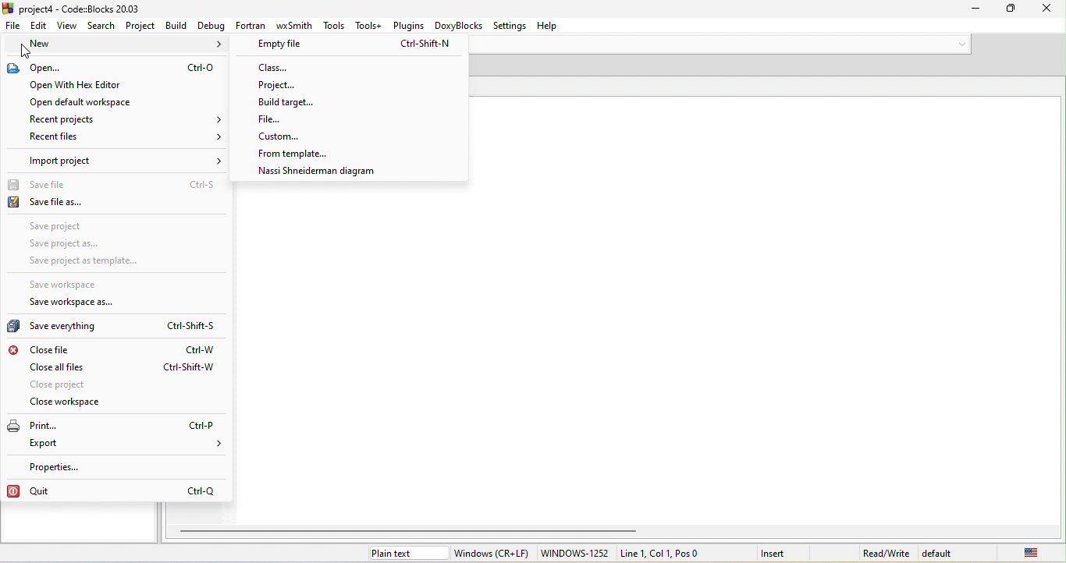 The height and width of the screenshot is (563, 1066). Describe the element at coordinates (309, 154) in the screenshot. I see `from templete` at that location.